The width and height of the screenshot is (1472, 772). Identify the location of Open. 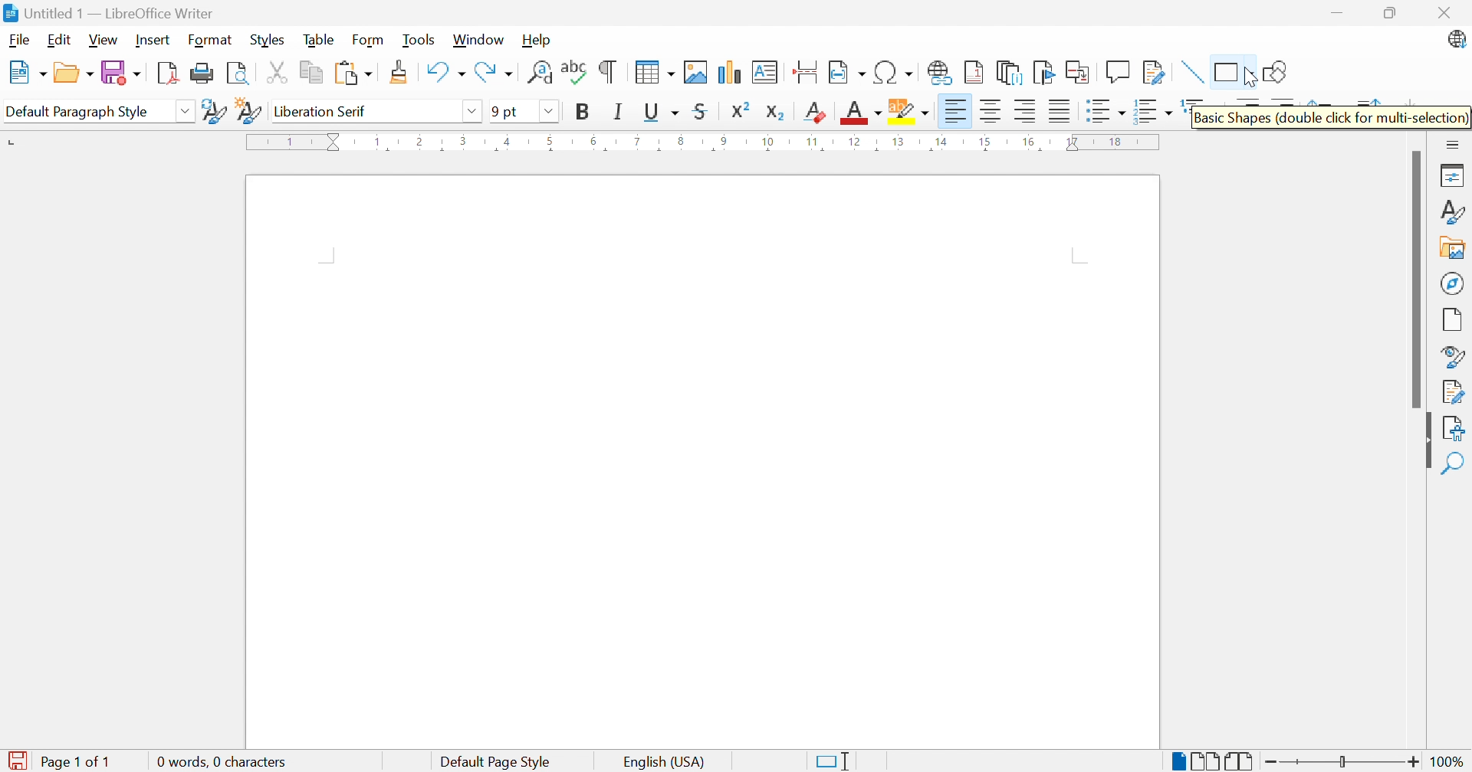
(74, 73).